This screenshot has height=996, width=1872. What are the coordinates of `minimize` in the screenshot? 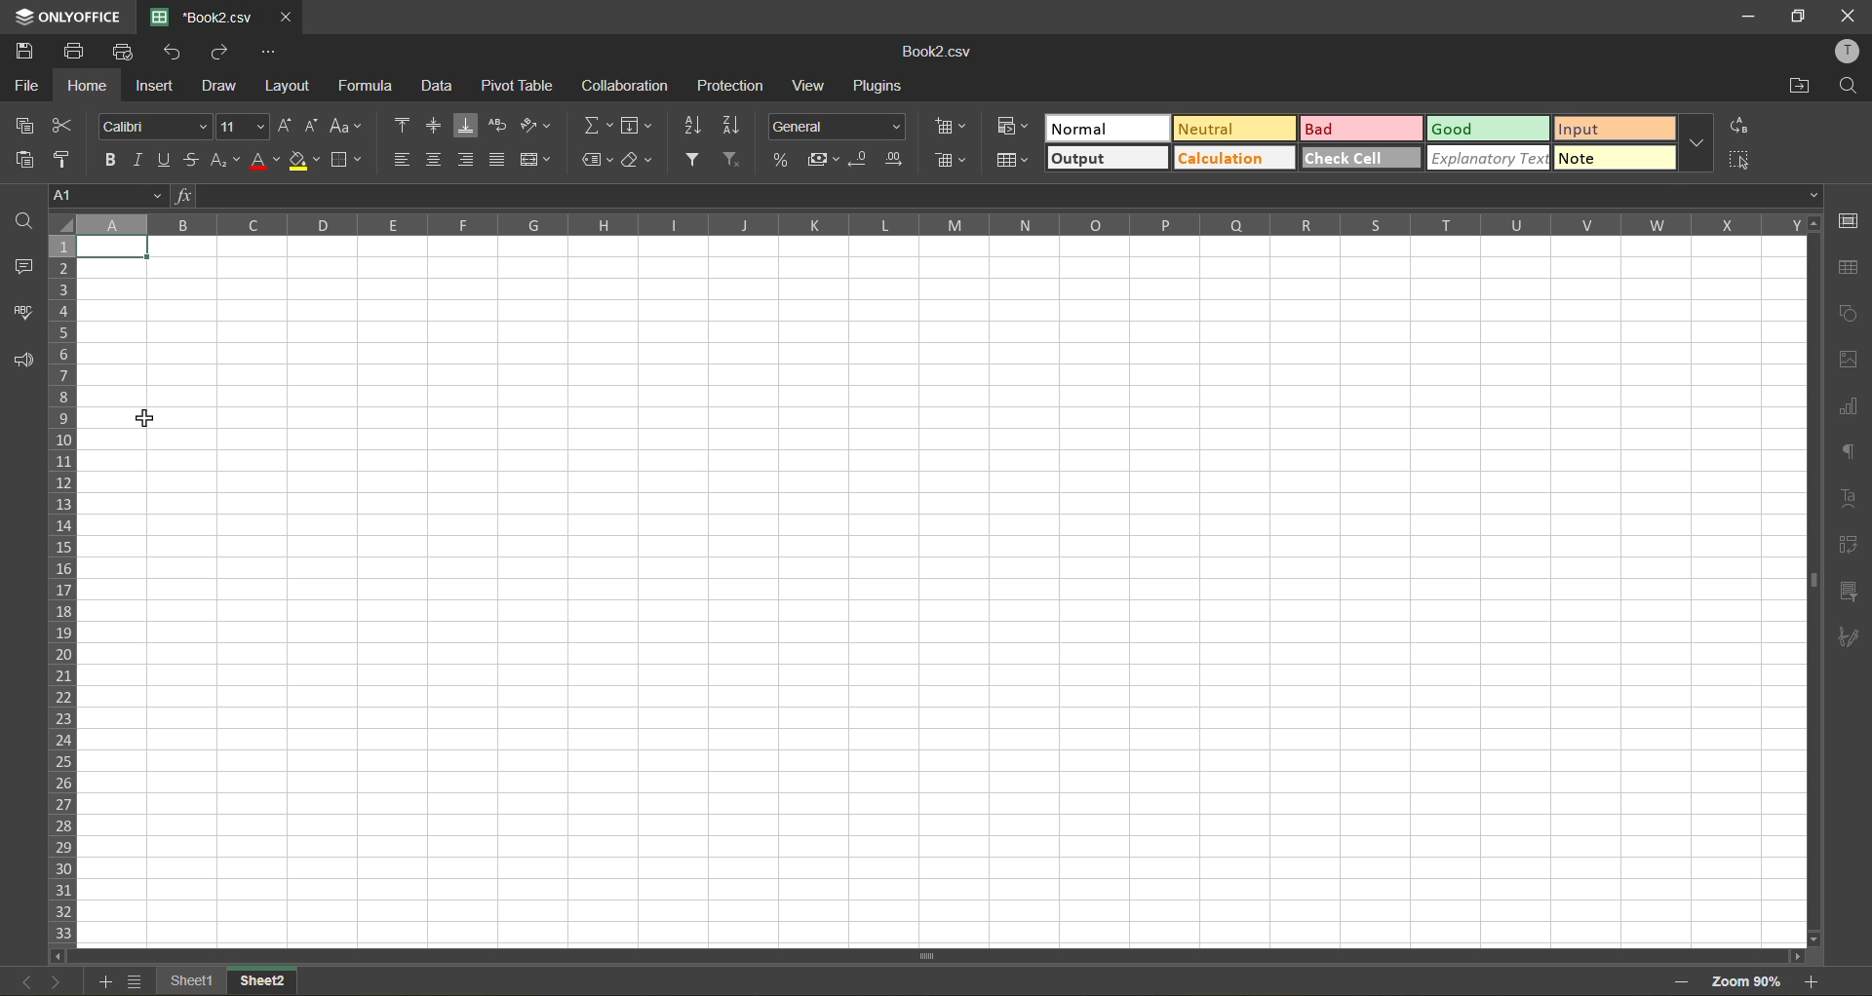 It's located at (1745, 15).